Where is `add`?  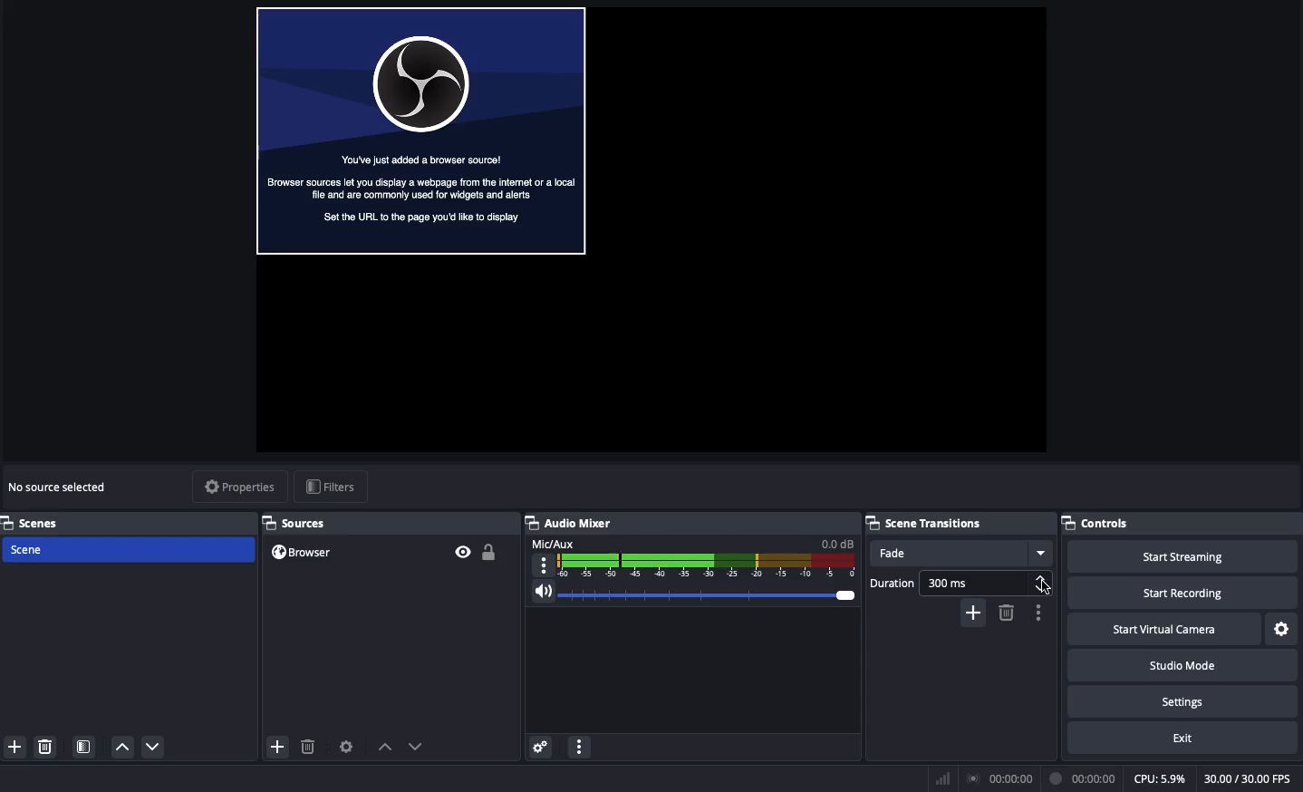 add is located at coordinates (973, 612).